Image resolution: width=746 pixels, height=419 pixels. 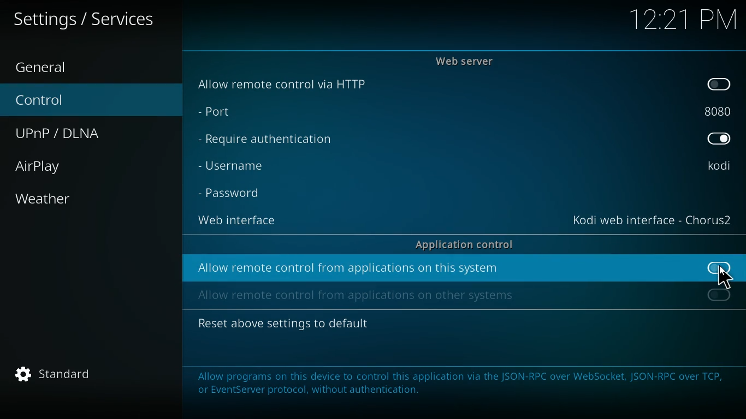 What do you see at coordinates (88, 101) in the screenshot?
I see `control` at bounding box center [88, 101].